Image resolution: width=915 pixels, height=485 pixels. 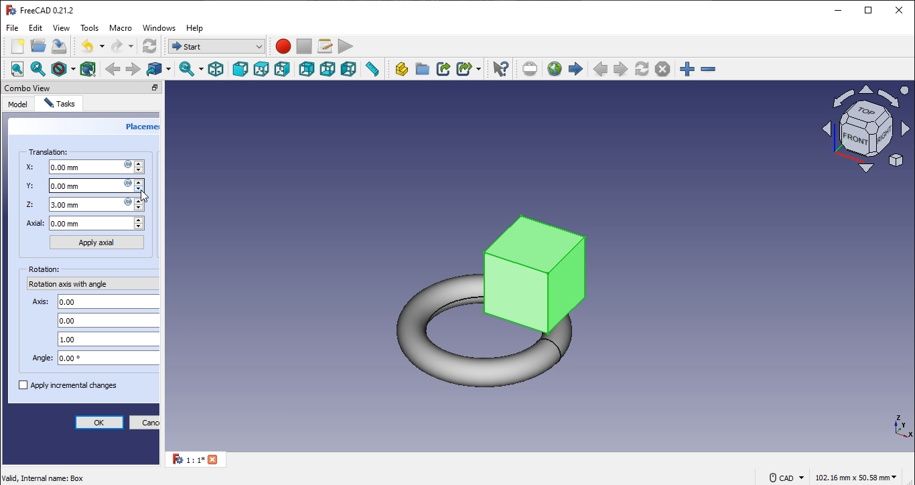 What do you see at coordinates (154, 88) in the screenshot?
I see `close` at bounding box center [154, 88].